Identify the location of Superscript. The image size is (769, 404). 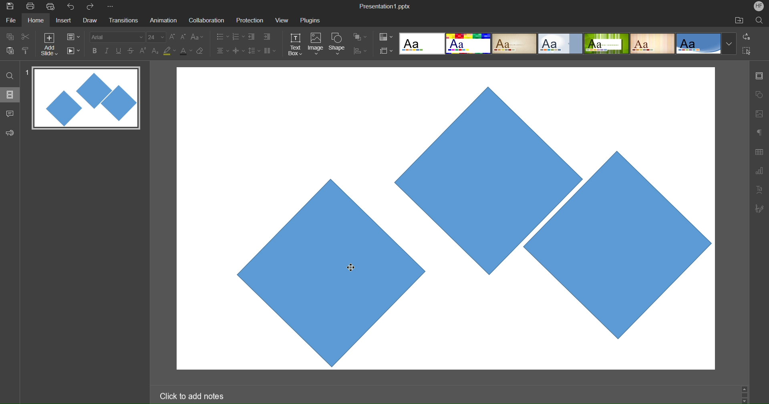
(144, 50).